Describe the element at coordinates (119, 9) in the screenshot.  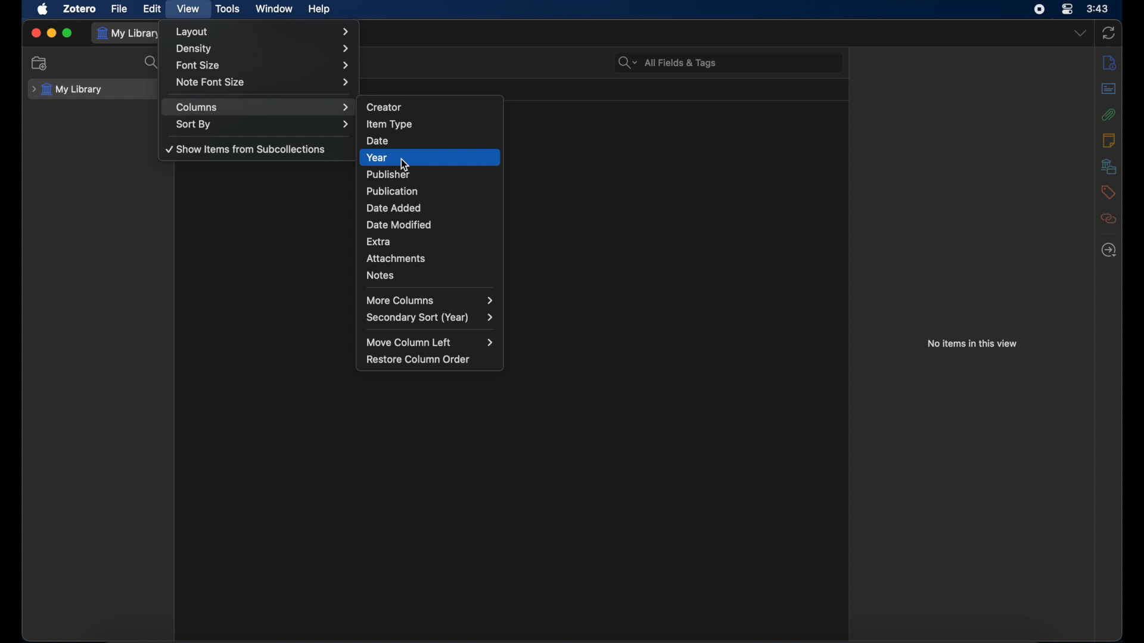
I see `file` at that location.